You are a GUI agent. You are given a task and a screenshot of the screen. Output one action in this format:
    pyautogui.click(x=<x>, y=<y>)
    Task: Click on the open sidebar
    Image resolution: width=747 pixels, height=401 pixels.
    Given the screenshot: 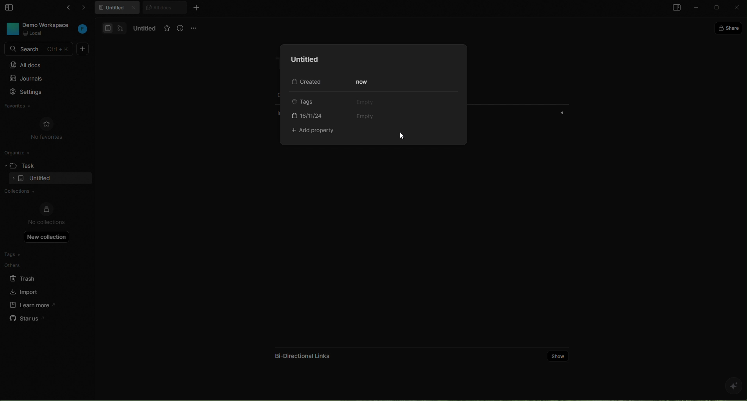 What is the action you would take?
    pyautogui.click(x=675, y=9)
    